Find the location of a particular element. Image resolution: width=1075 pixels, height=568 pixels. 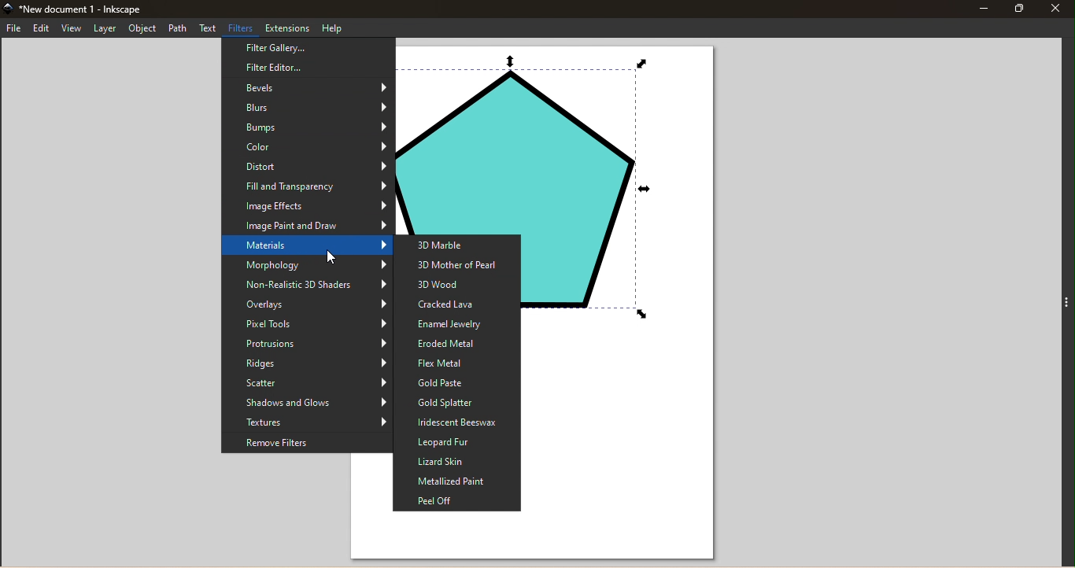

Extensions is located at coordinates (288, 28).